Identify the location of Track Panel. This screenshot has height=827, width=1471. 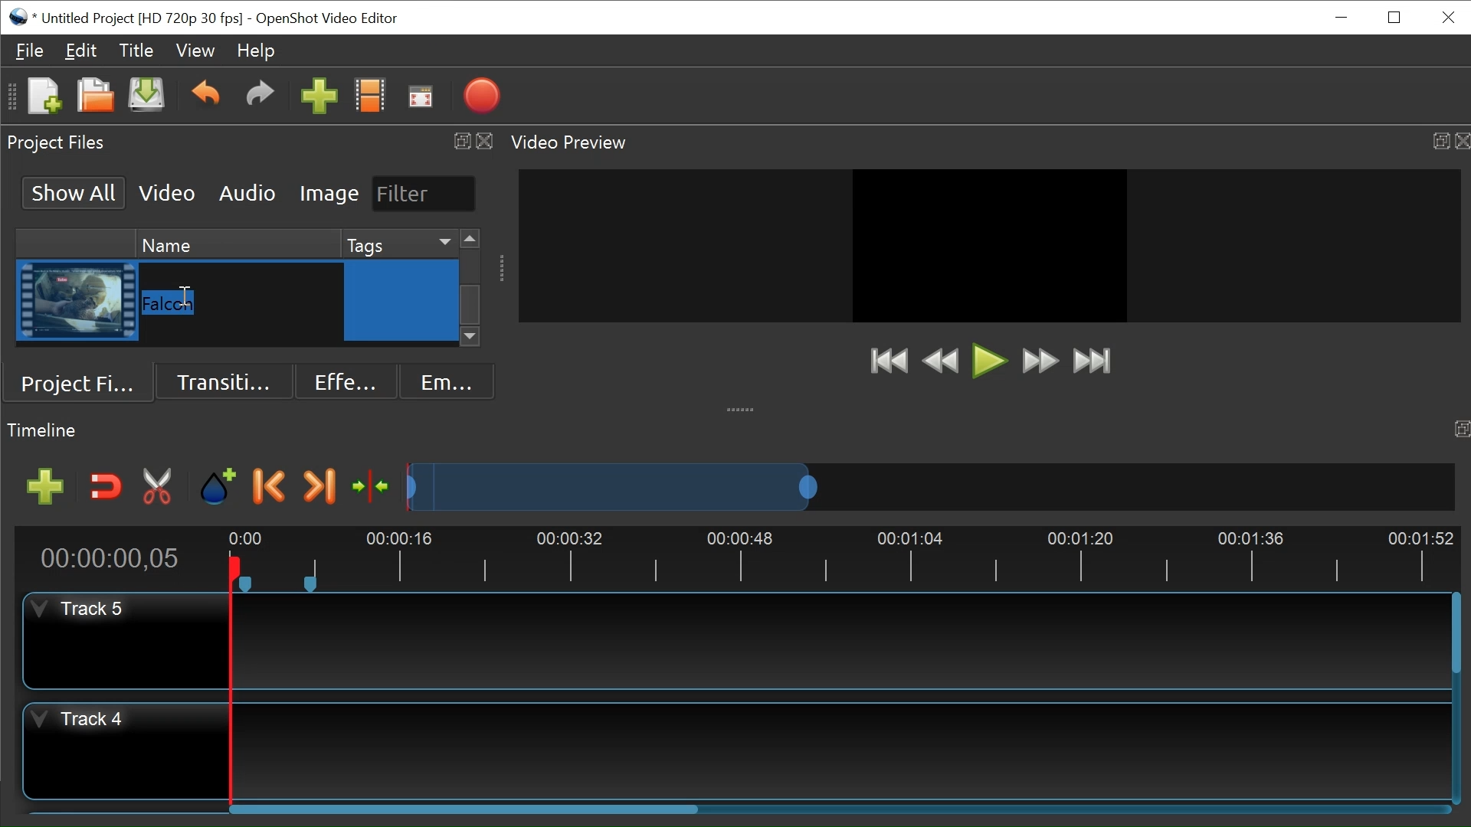
(842, 748).